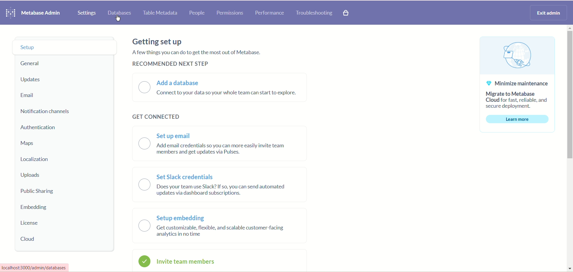  Describe the element at coordinates (194, 263) in the screenshot. I see `invite team members` at that location.